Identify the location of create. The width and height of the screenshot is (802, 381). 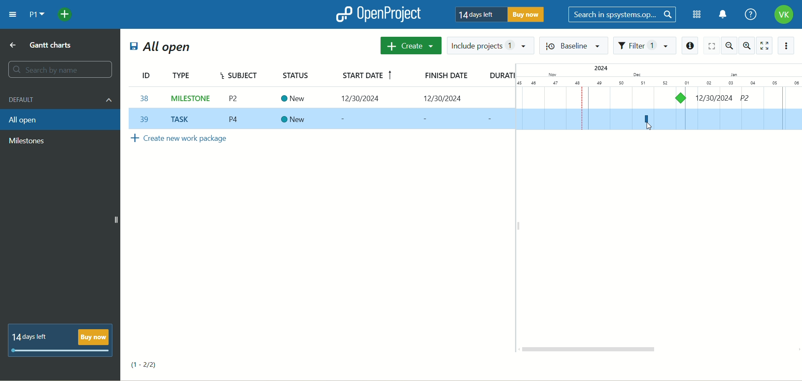
(410, 46).